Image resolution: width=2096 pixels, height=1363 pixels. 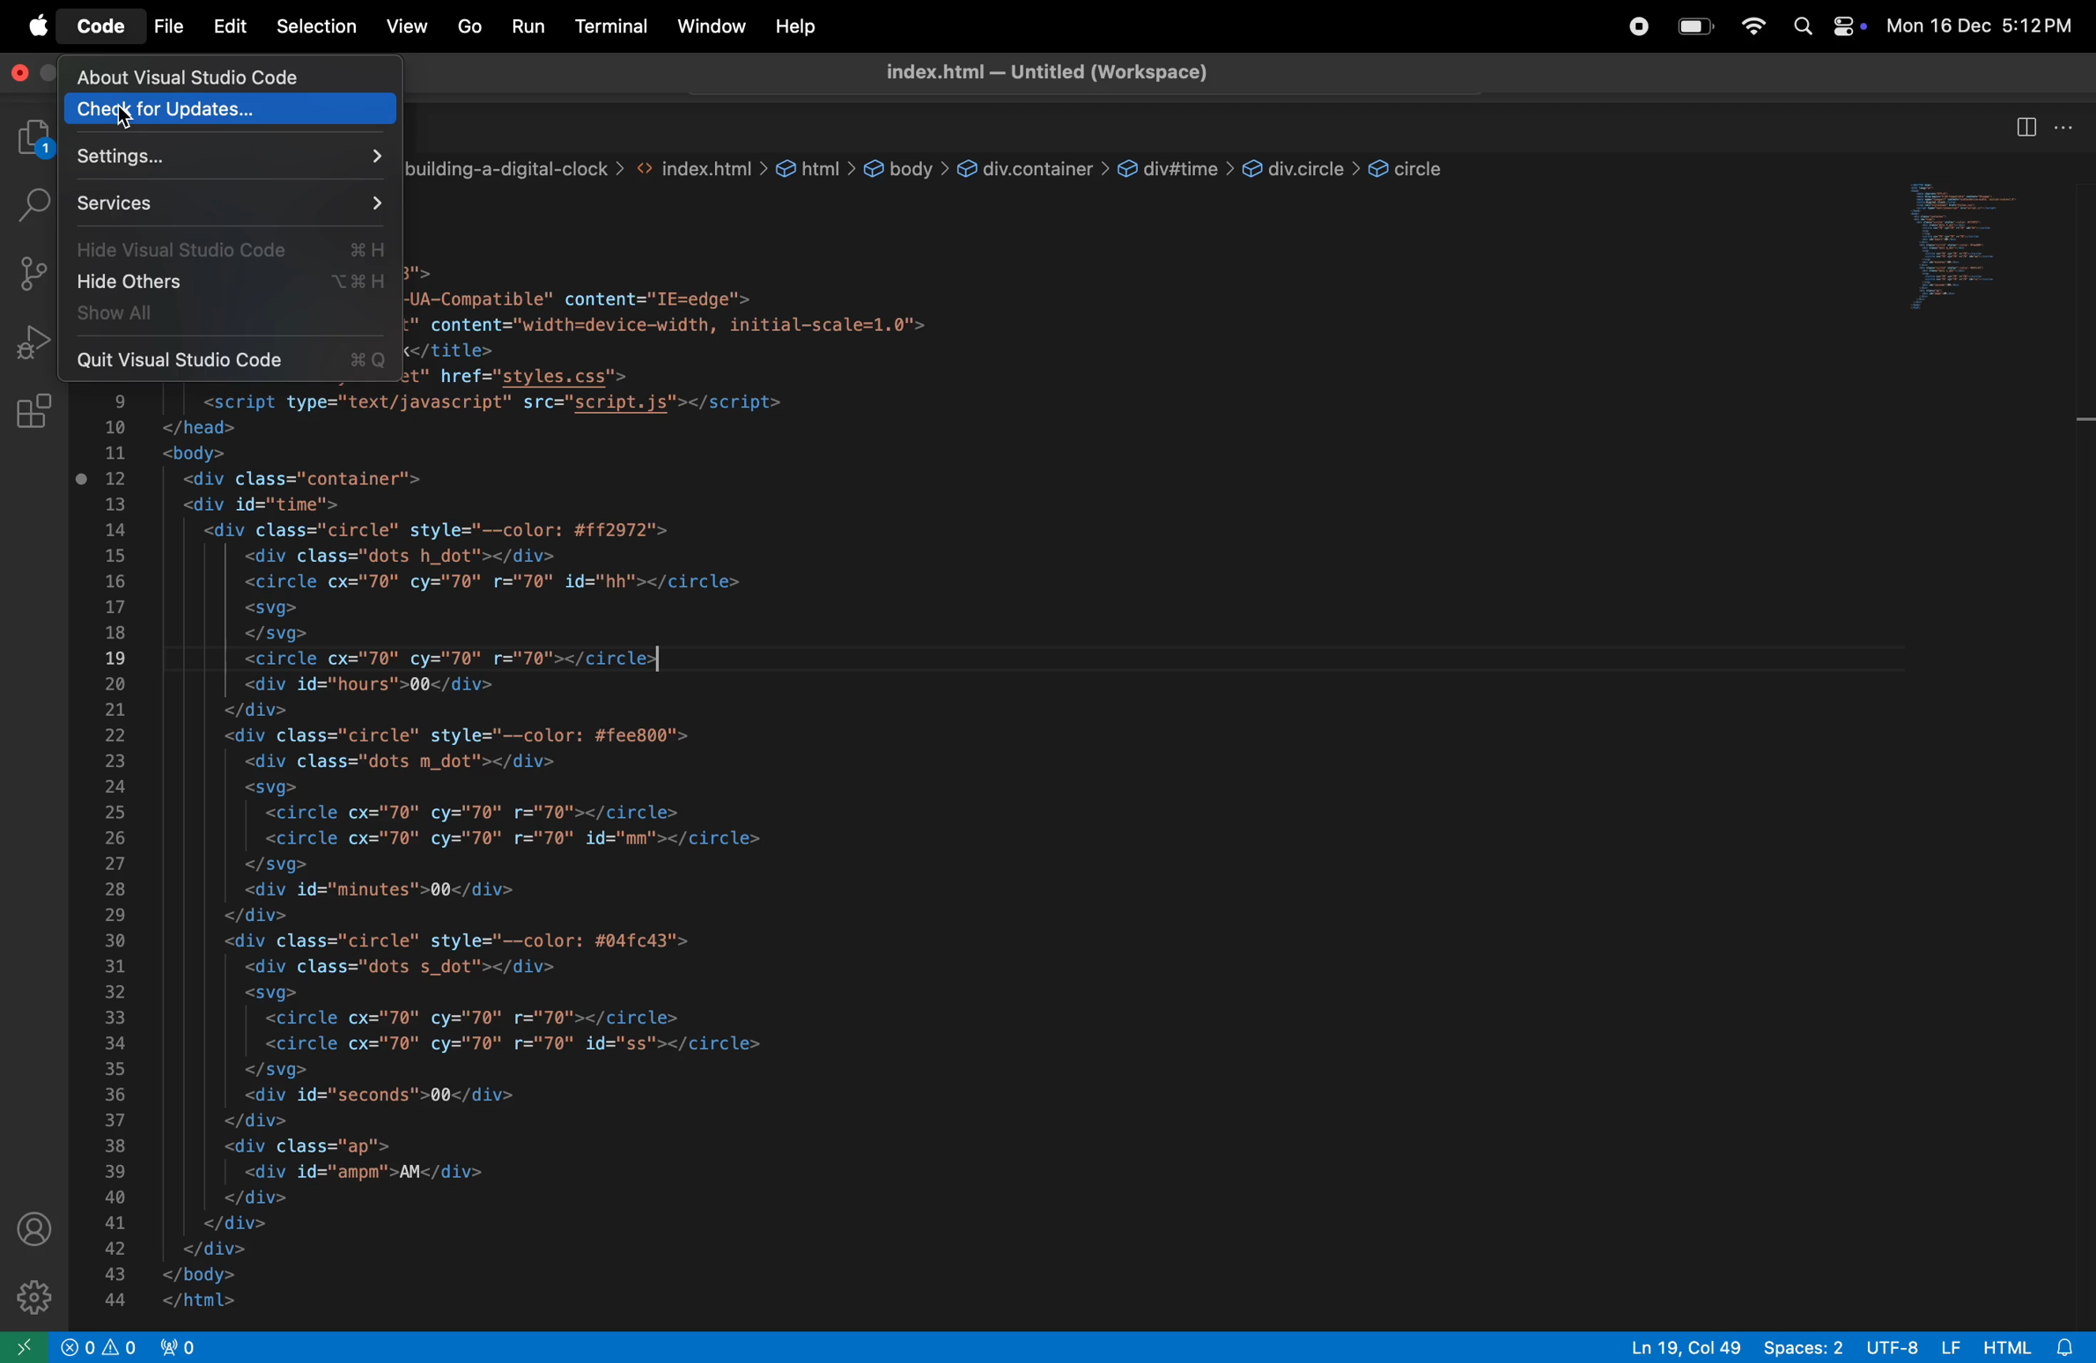 What do you see at coordinates (1063, 73) in the screenshot?
I see `index title- untitled workspace` at bounding box center [1063, 73].